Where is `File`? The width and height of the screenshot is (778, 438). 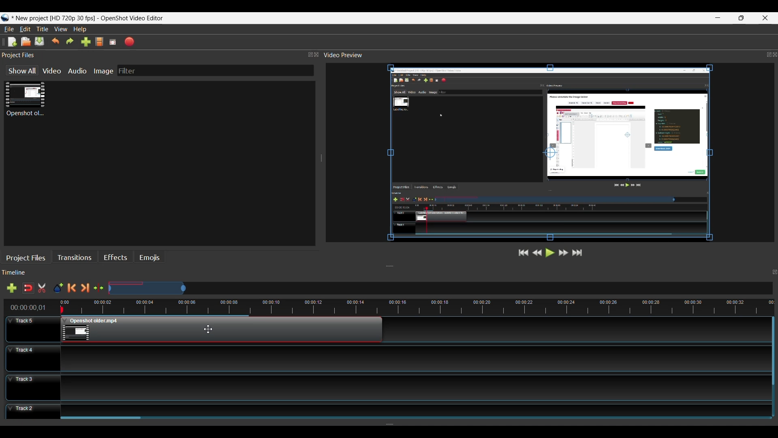
File is located at coordinates (8, 30).